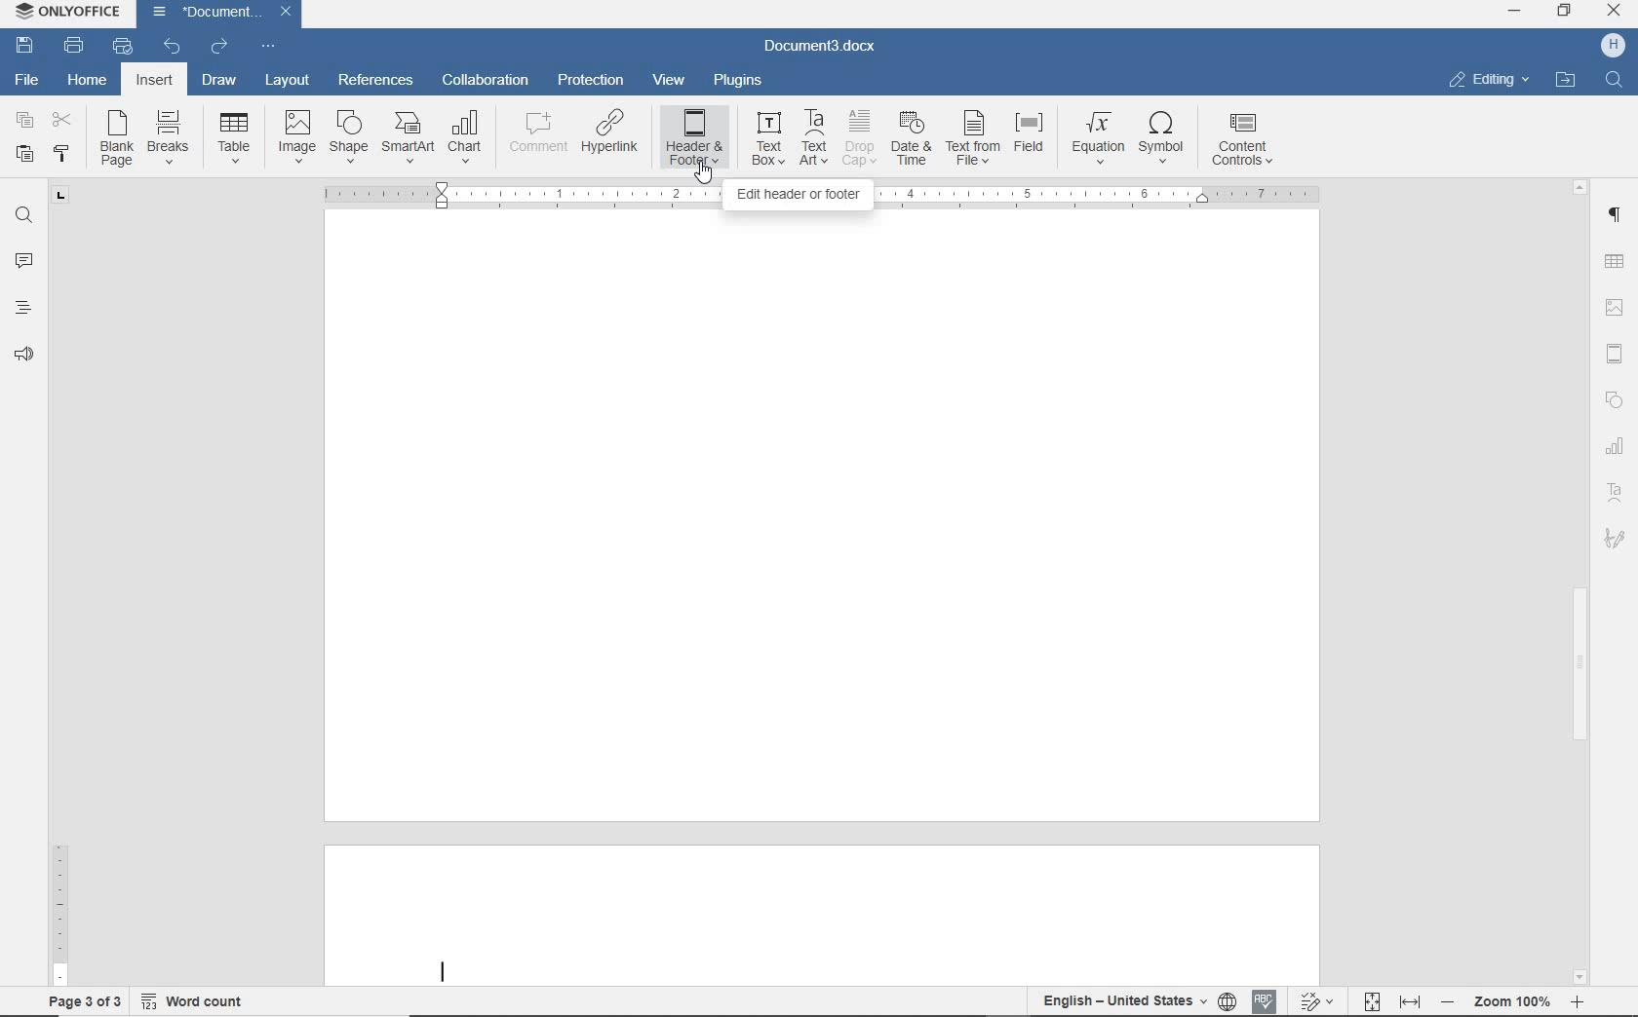 This screenshot has height=1017, width=1638. Describe the element at coordinates (59, 876) in the screenshot. I see `RULER` at that location.